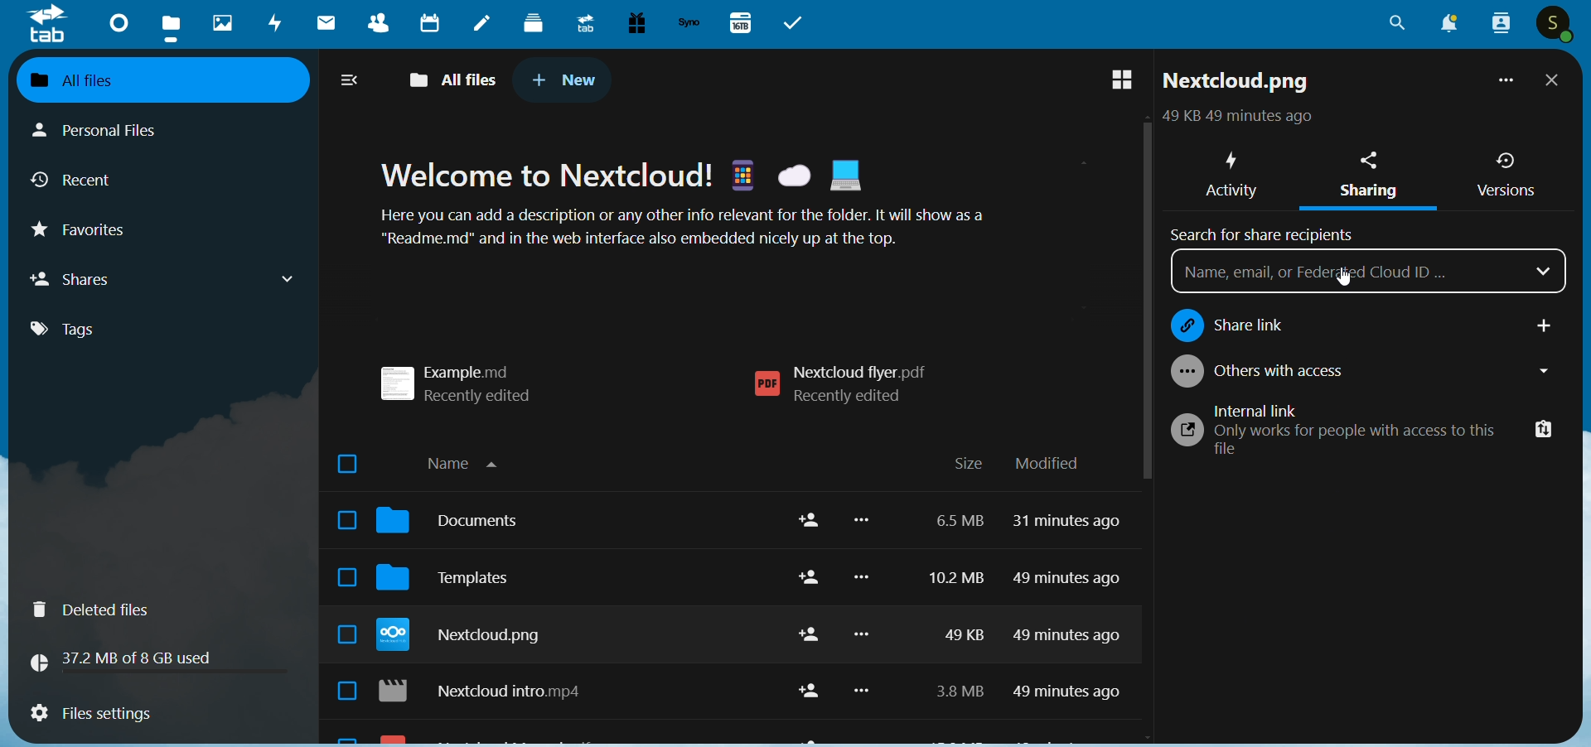 Image resolution: width=1591 pixels, height=747 pixels. What do you see at coordinates (148, 79) in the screenshot?
I see `all files` at bounding box center [148, 79].